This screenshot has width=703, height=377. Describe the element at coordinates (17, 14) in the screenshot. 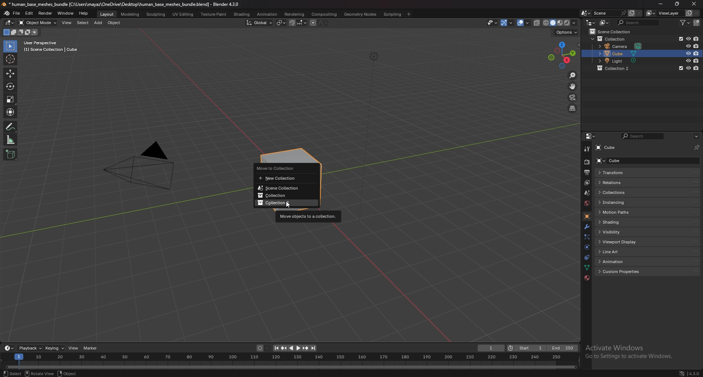

I see `file` at that location.